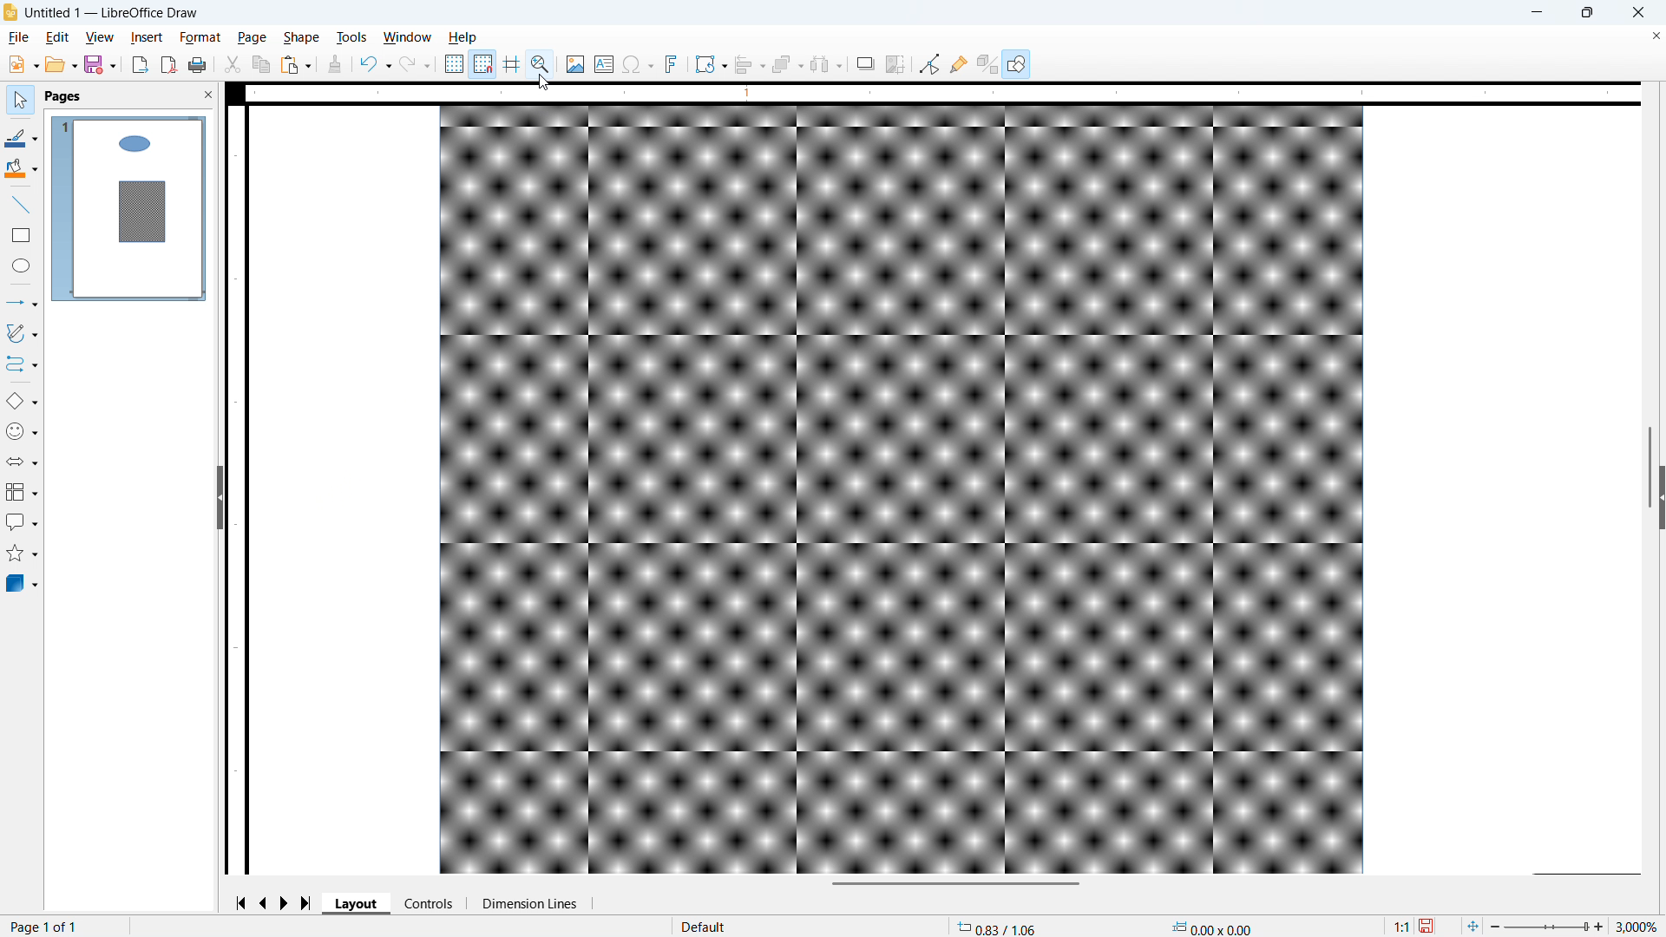 The image size is (1666, 937). What do you see at coordinates (22, 333) in the screenshot?
I see `Curves and polygons ` at bounding box center [22, 333].